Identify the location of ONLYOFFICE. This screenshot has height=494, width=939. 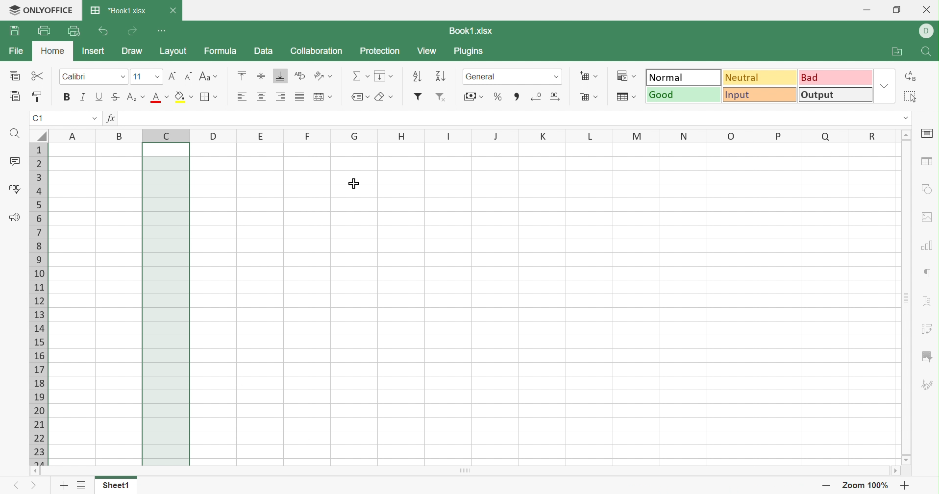
(42, 10).